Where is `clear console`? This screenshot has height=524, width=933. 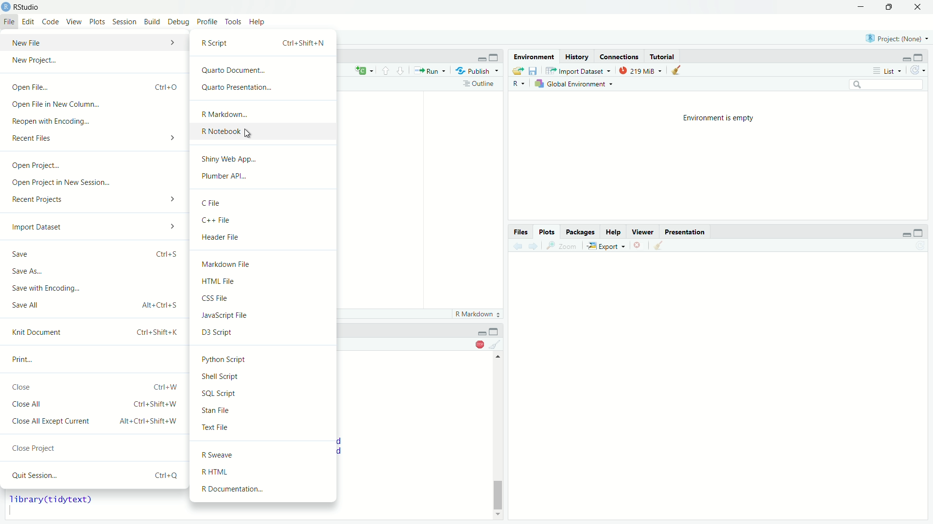
clear console is located at coordinates (496, 344).